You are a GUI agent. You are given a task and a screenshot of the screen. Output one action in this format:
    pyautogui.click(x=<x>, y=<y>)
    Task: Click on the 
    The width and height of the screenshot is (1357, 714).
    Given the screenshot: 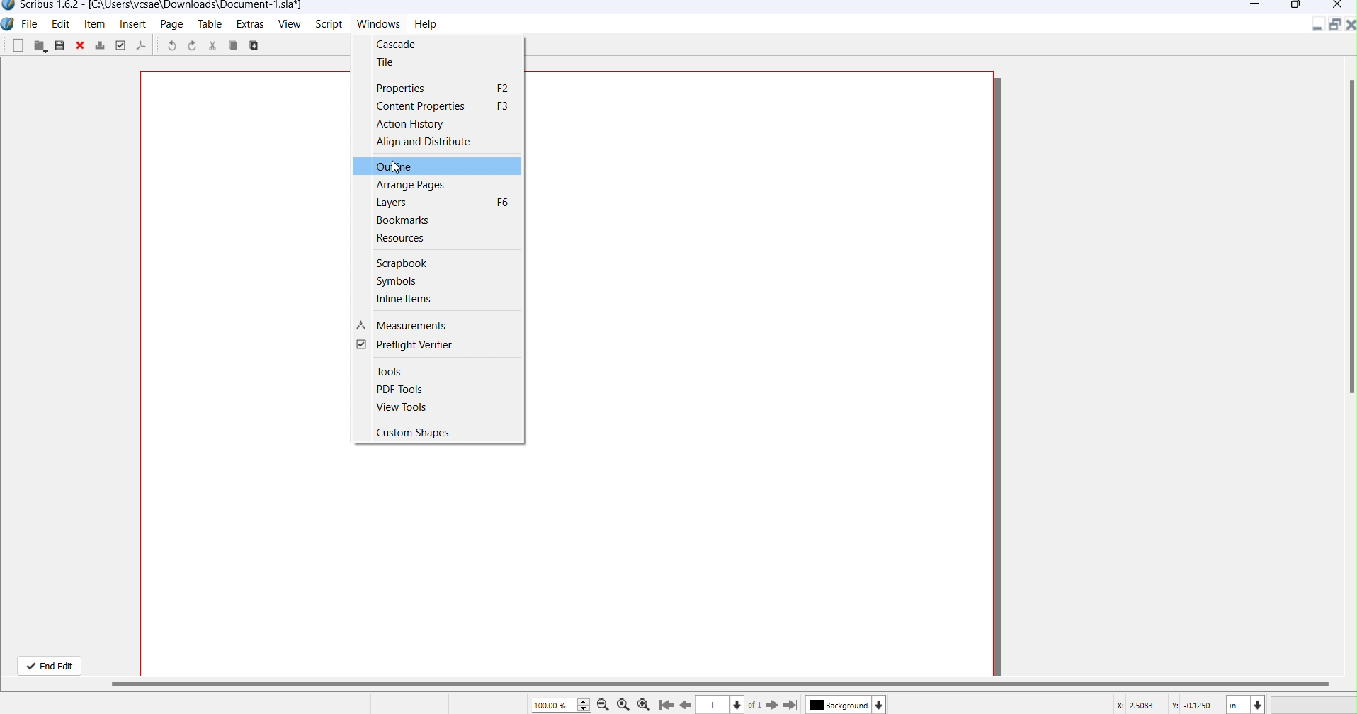 What is the action you would take?
    pyautogui.click(x=136, y=25)
    